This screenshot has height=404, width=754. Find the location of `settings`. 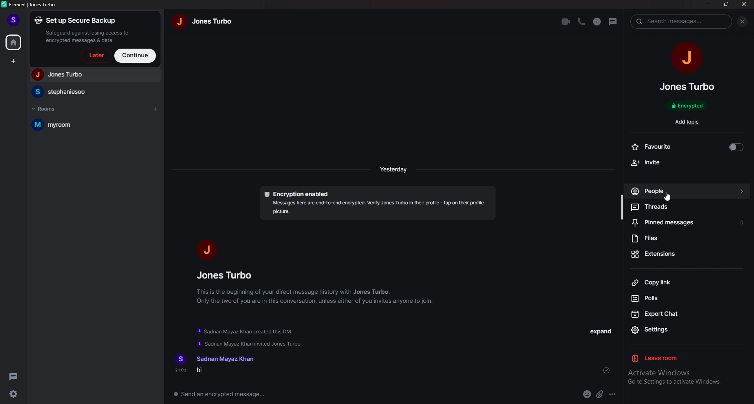

settings is located at coordinates (15, 394).